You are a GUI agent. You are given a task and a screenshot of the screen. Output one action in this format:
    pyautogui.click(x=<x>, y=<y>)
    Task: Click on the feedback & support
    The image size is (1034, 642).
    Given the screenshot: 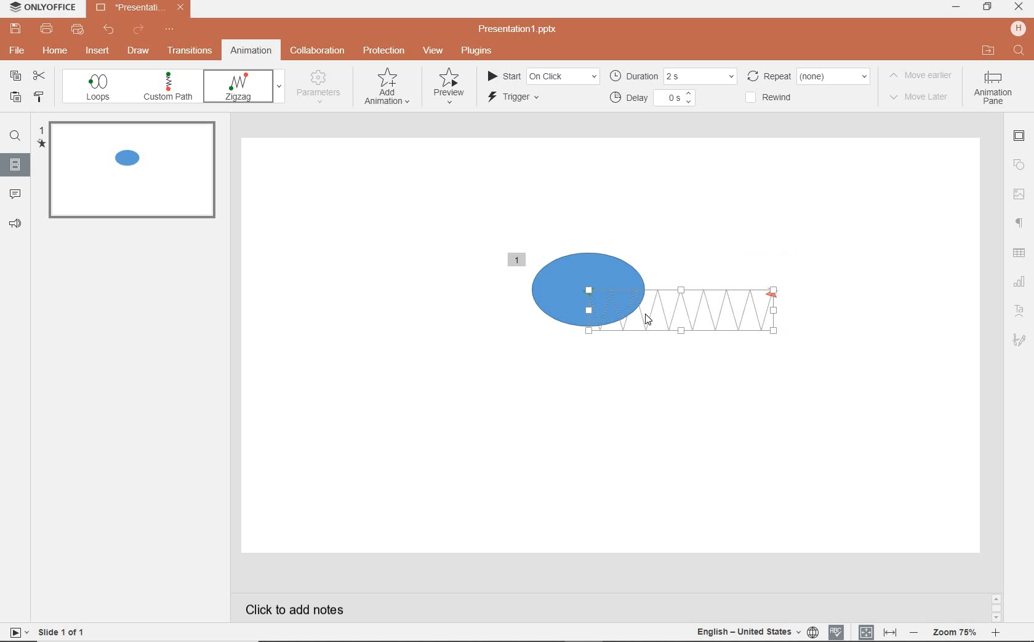 What is the action you would take?
    pyautogui.click(x=16, y=224)
    